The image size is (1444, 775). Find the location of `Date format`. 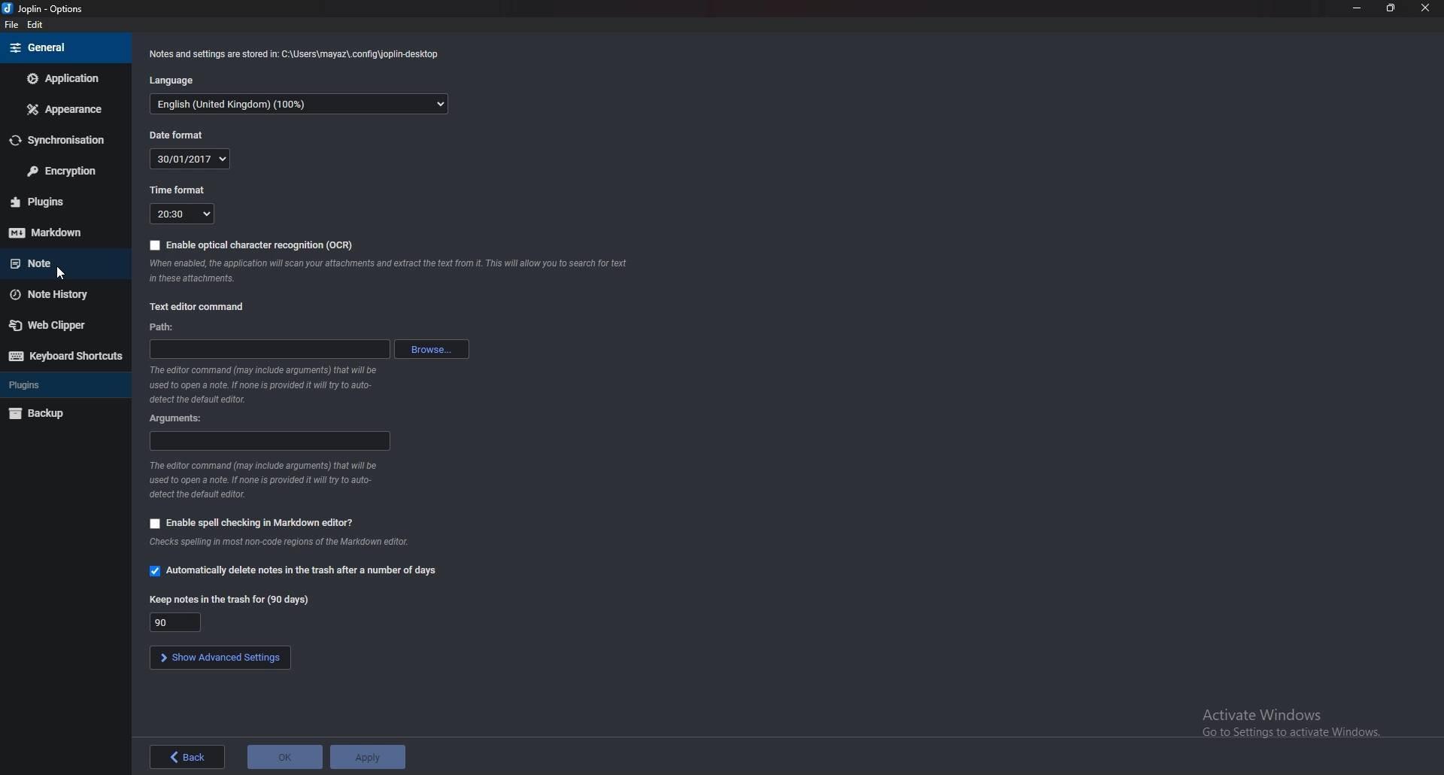

Date format is located at coordinates (178, 133).